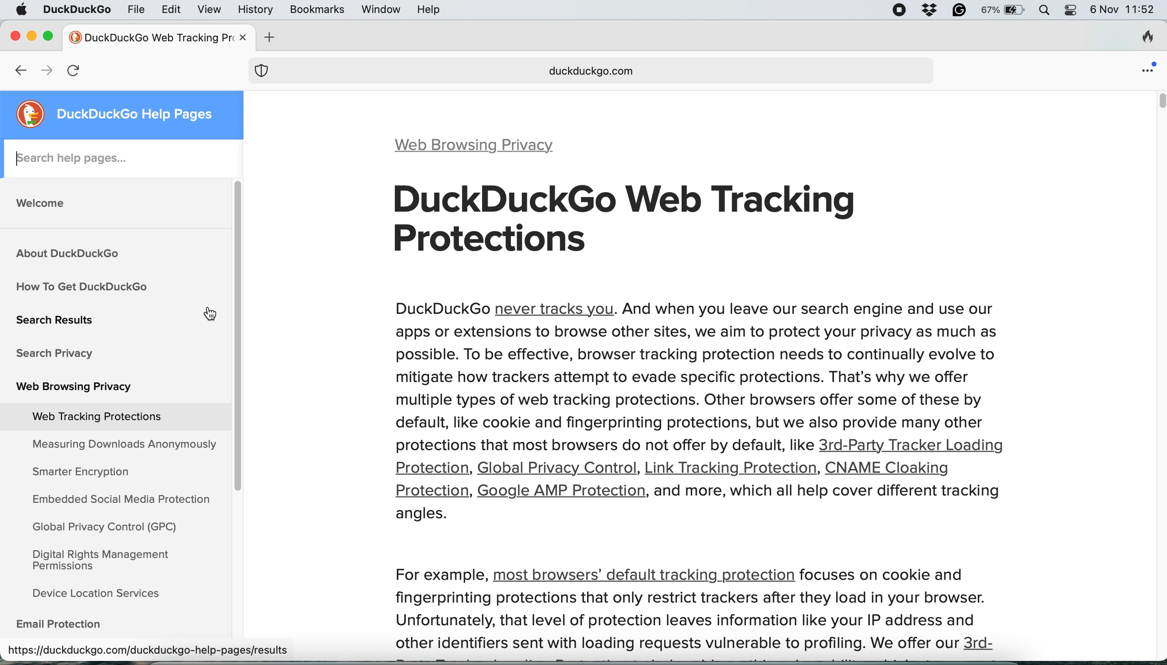 Image resolution: width=1167 pixels, height=665 pixels. Describe the element at coordinates (1075, 12) in the screenshot. I see `control center` at that location.